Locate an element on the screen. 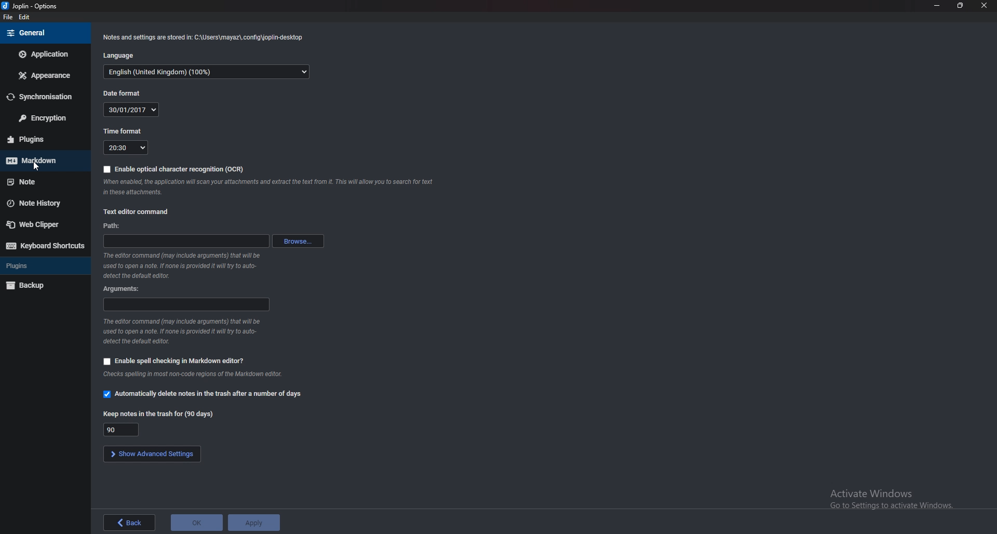  Time format is located at coordinates (127, 148).